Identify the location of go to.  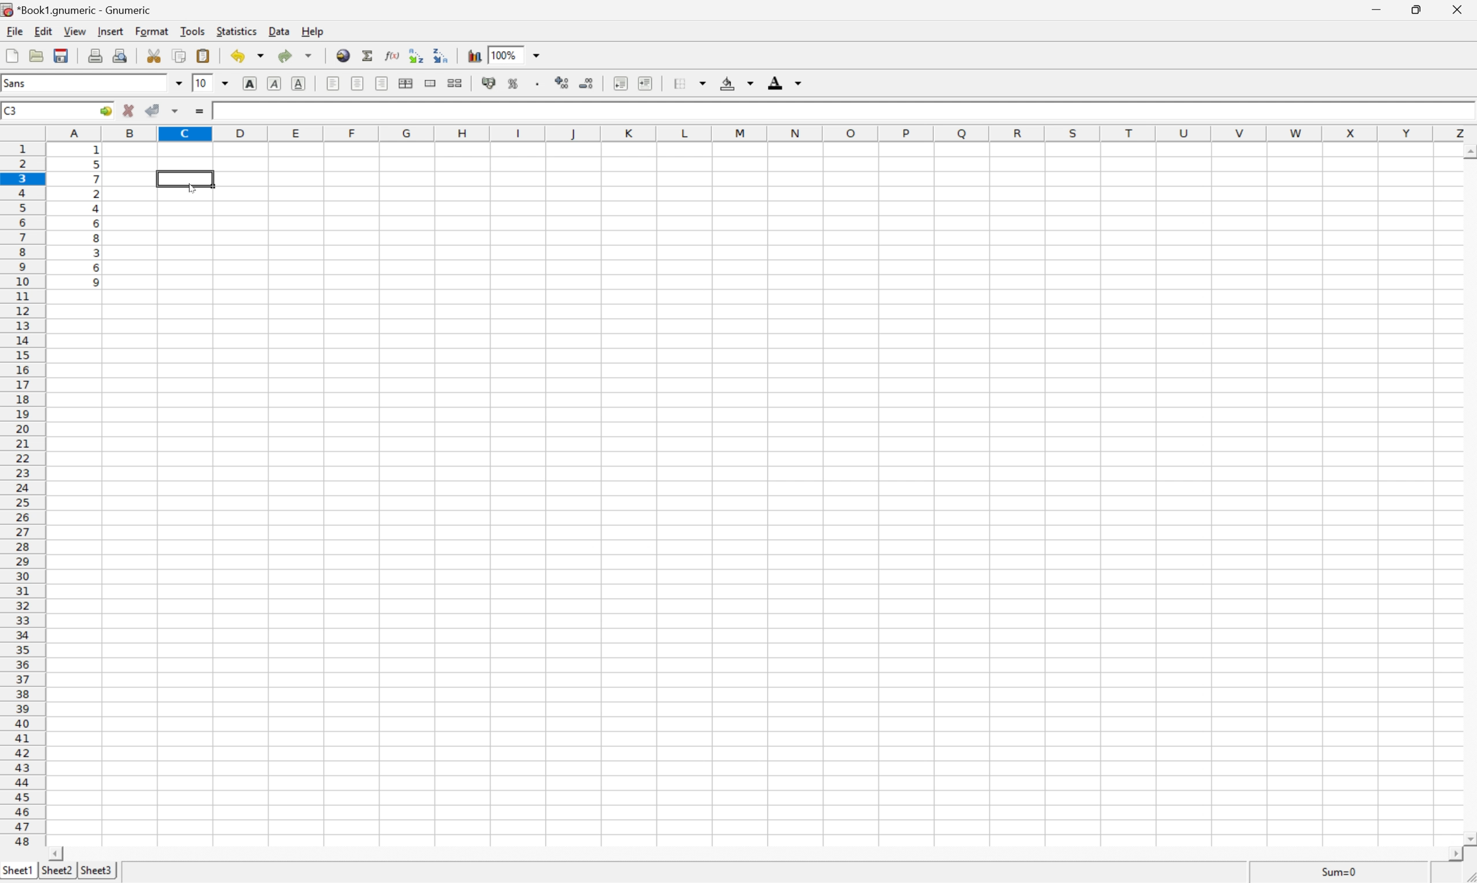
(106, 111).